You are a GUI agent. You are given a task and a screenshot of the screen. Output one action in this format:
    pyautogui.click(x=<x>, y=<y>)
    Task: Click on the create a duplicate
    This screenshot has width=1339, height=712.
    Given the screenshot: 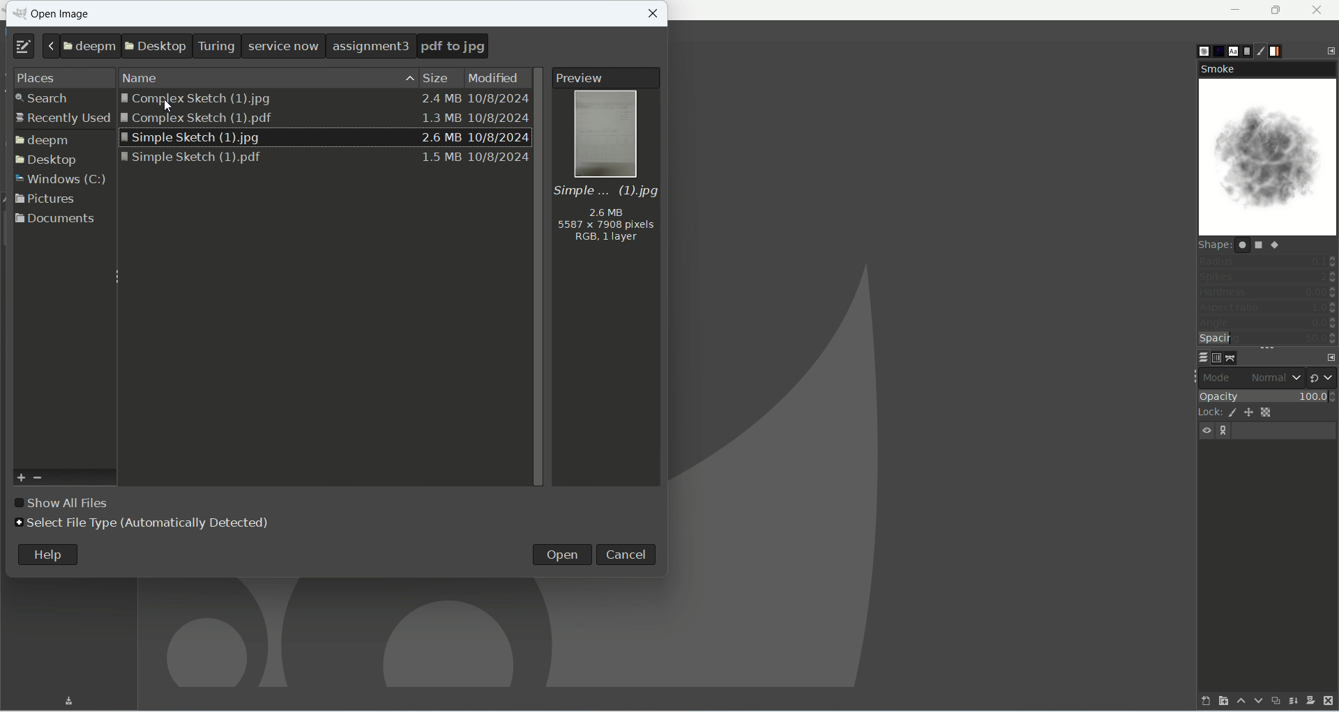 What is the action you would take?
    pyautogui.click(x=1275, y=703)
    